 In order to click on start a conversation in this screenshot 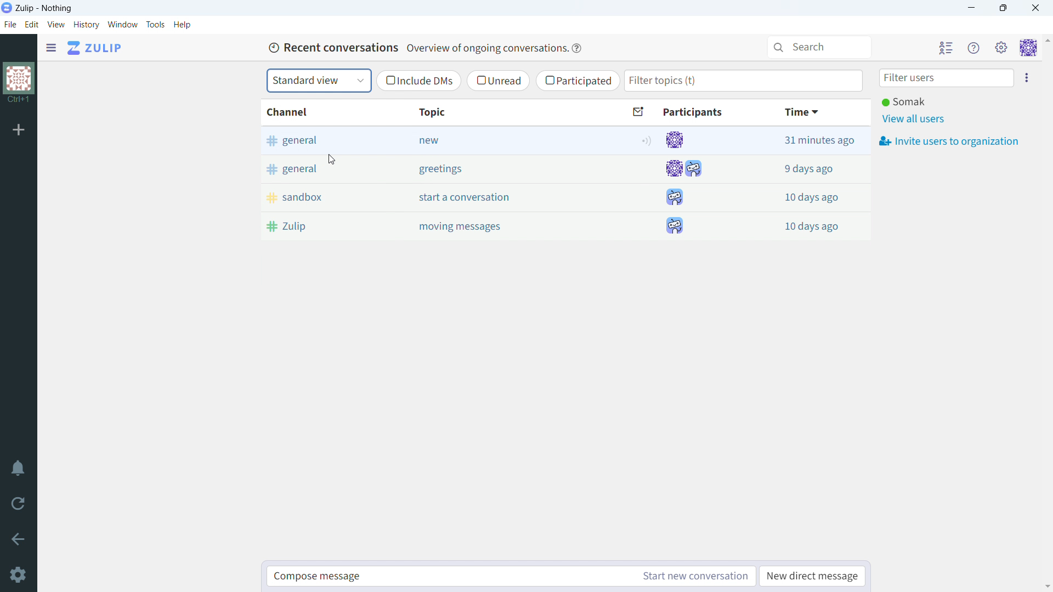, I will do `click(492, 198)`.